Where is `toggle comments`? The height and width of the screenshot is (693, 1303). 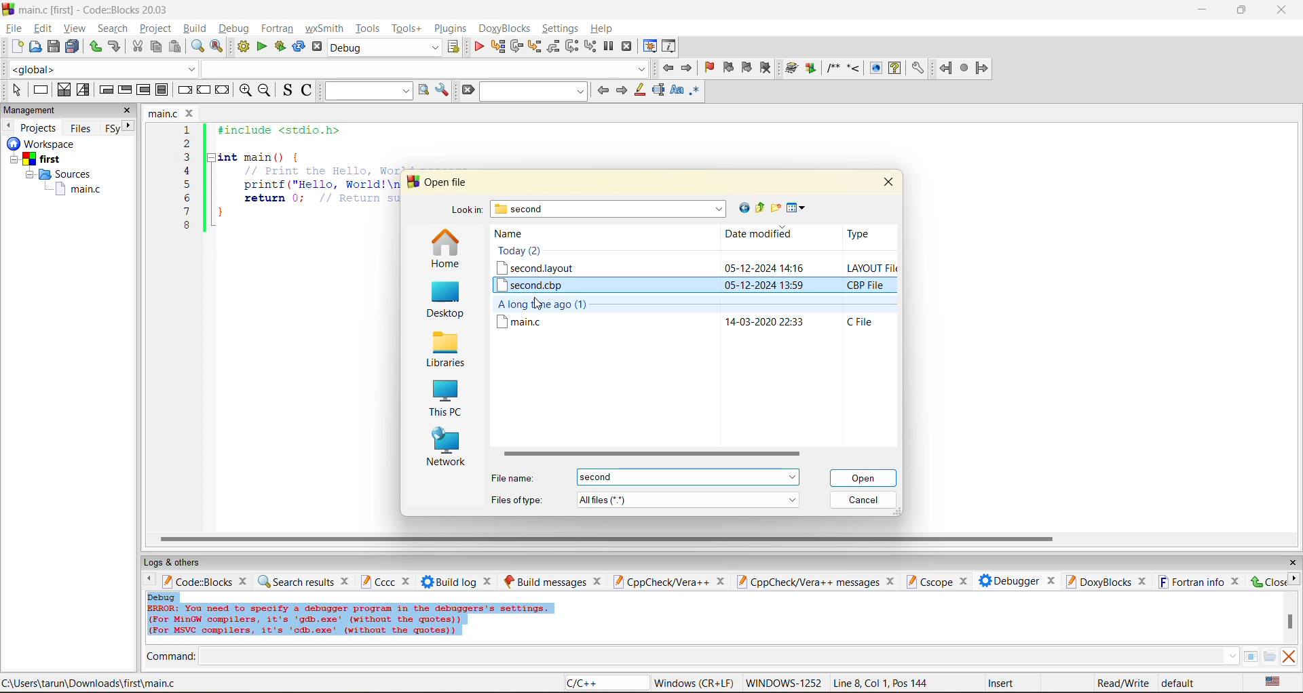 toggle comments is located at coordinates (308, 90).